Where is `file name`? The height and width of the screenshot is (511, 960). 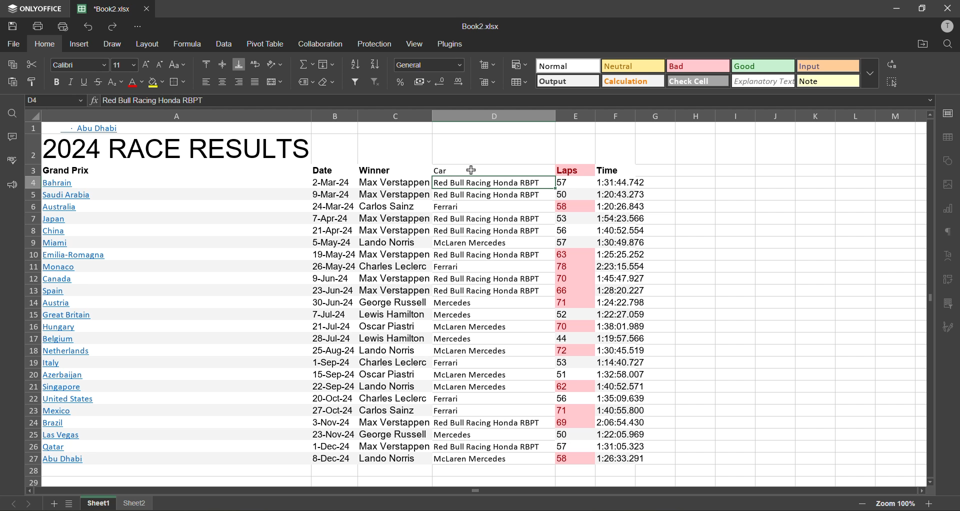
file name is located at coordinates (482, 25).